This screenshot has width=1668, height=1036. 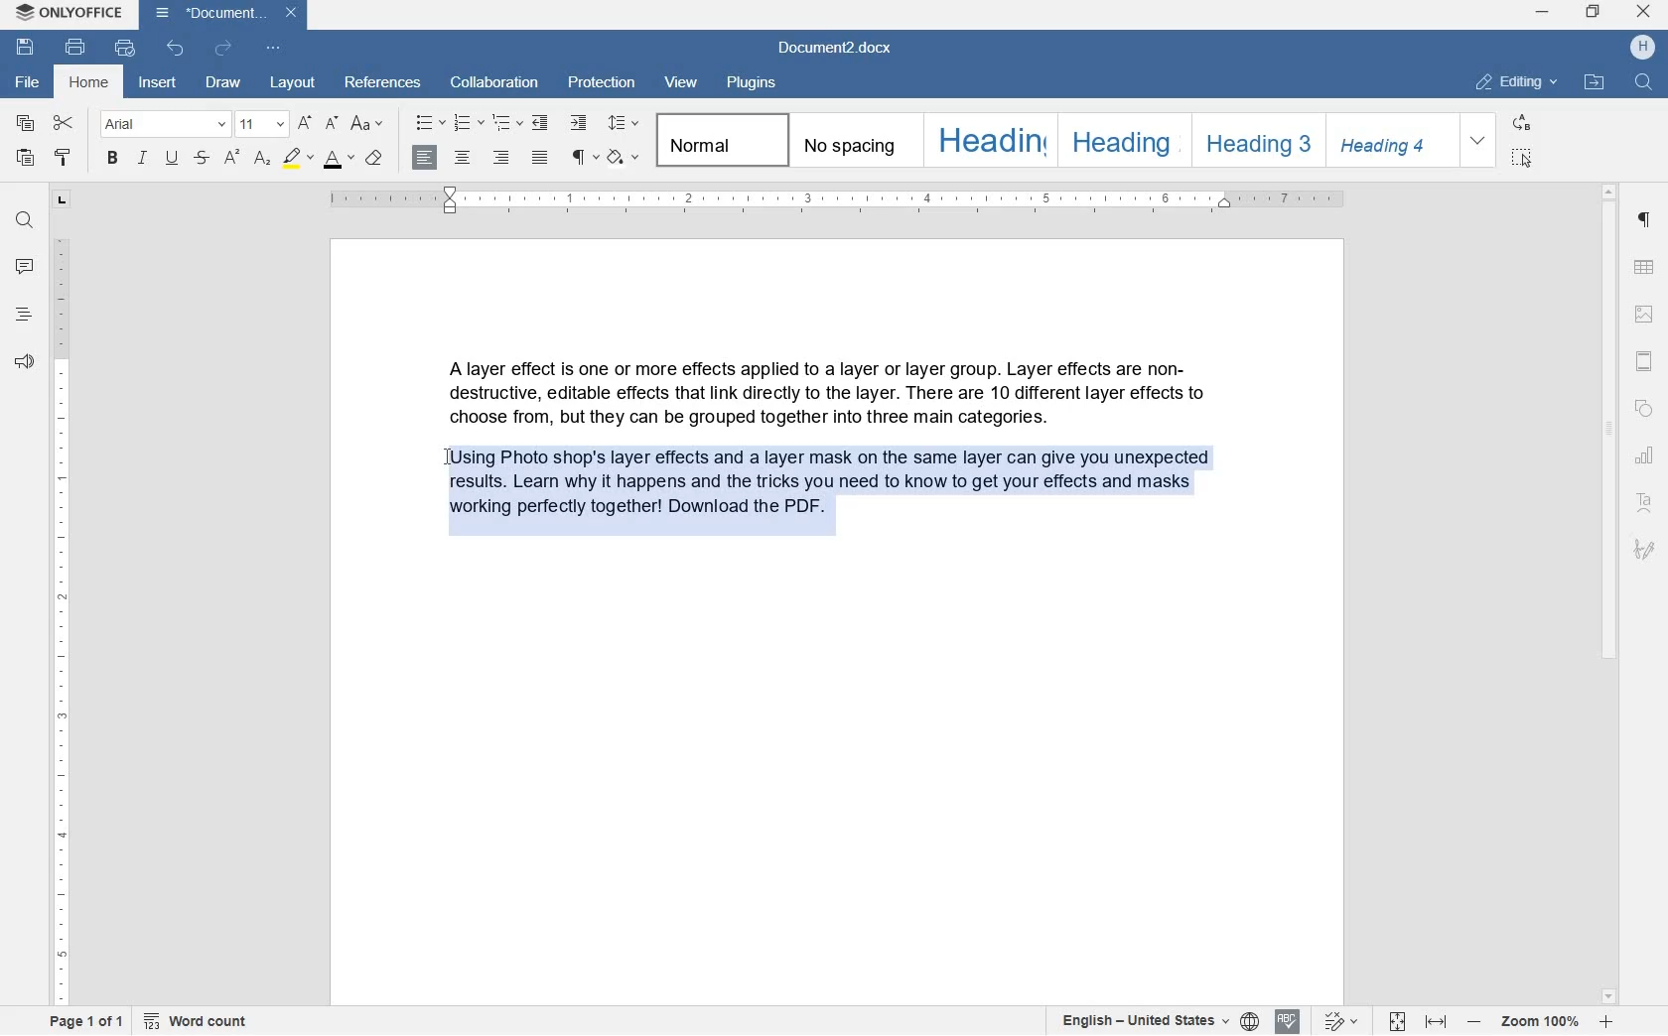 I want to click on CUT, so click(x=65, y=123).